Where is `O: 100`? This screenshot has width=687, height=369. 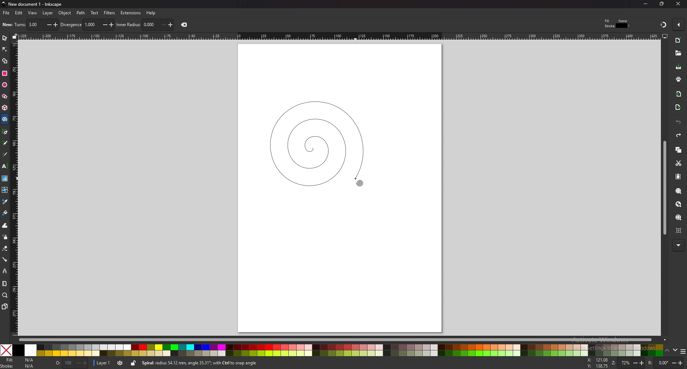 O: 100 is located at coordinates (71, 363).